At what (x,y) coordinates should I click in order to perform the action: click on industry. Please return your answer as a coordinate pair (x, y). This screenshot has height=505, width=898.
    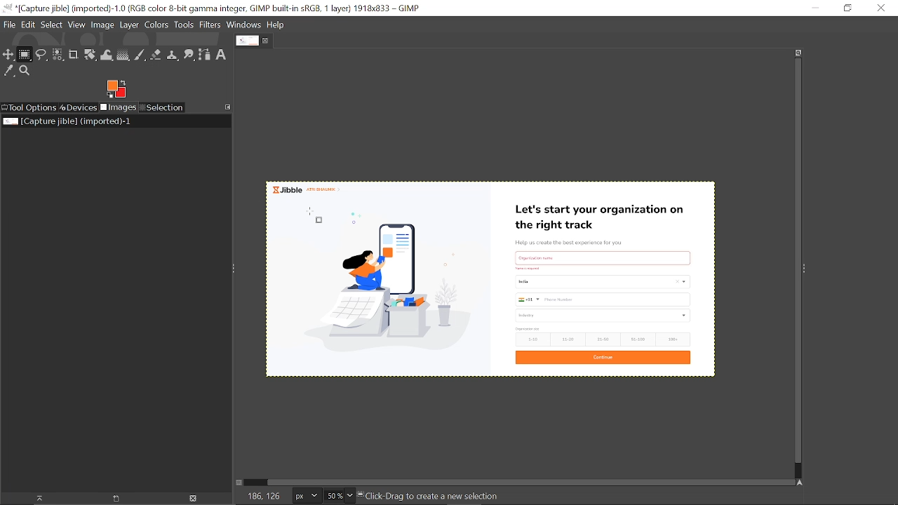
    Looking at the image, I should click on (604, 316).